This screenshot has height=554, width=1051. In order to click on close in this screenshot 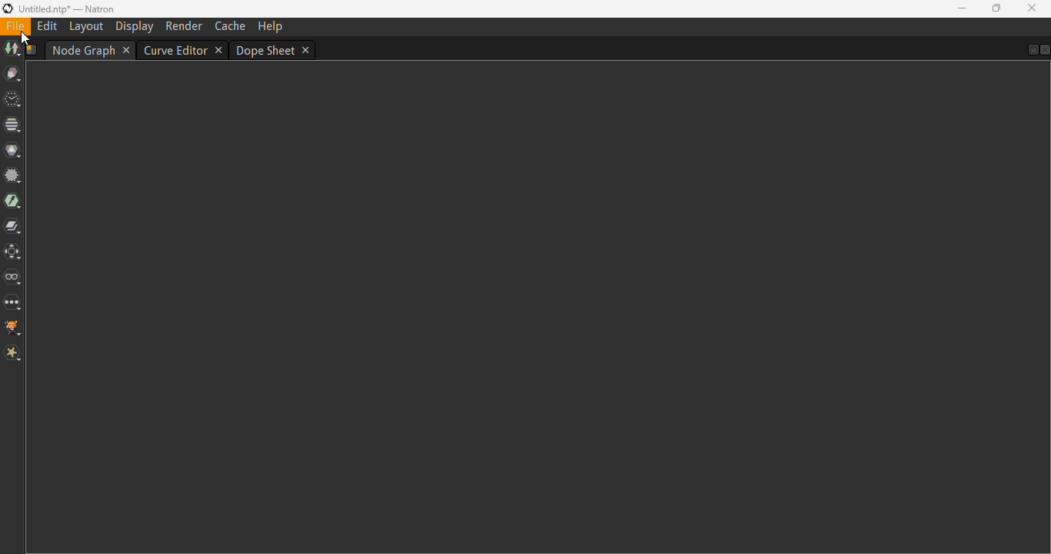, I will do `click(1032, 8)`.